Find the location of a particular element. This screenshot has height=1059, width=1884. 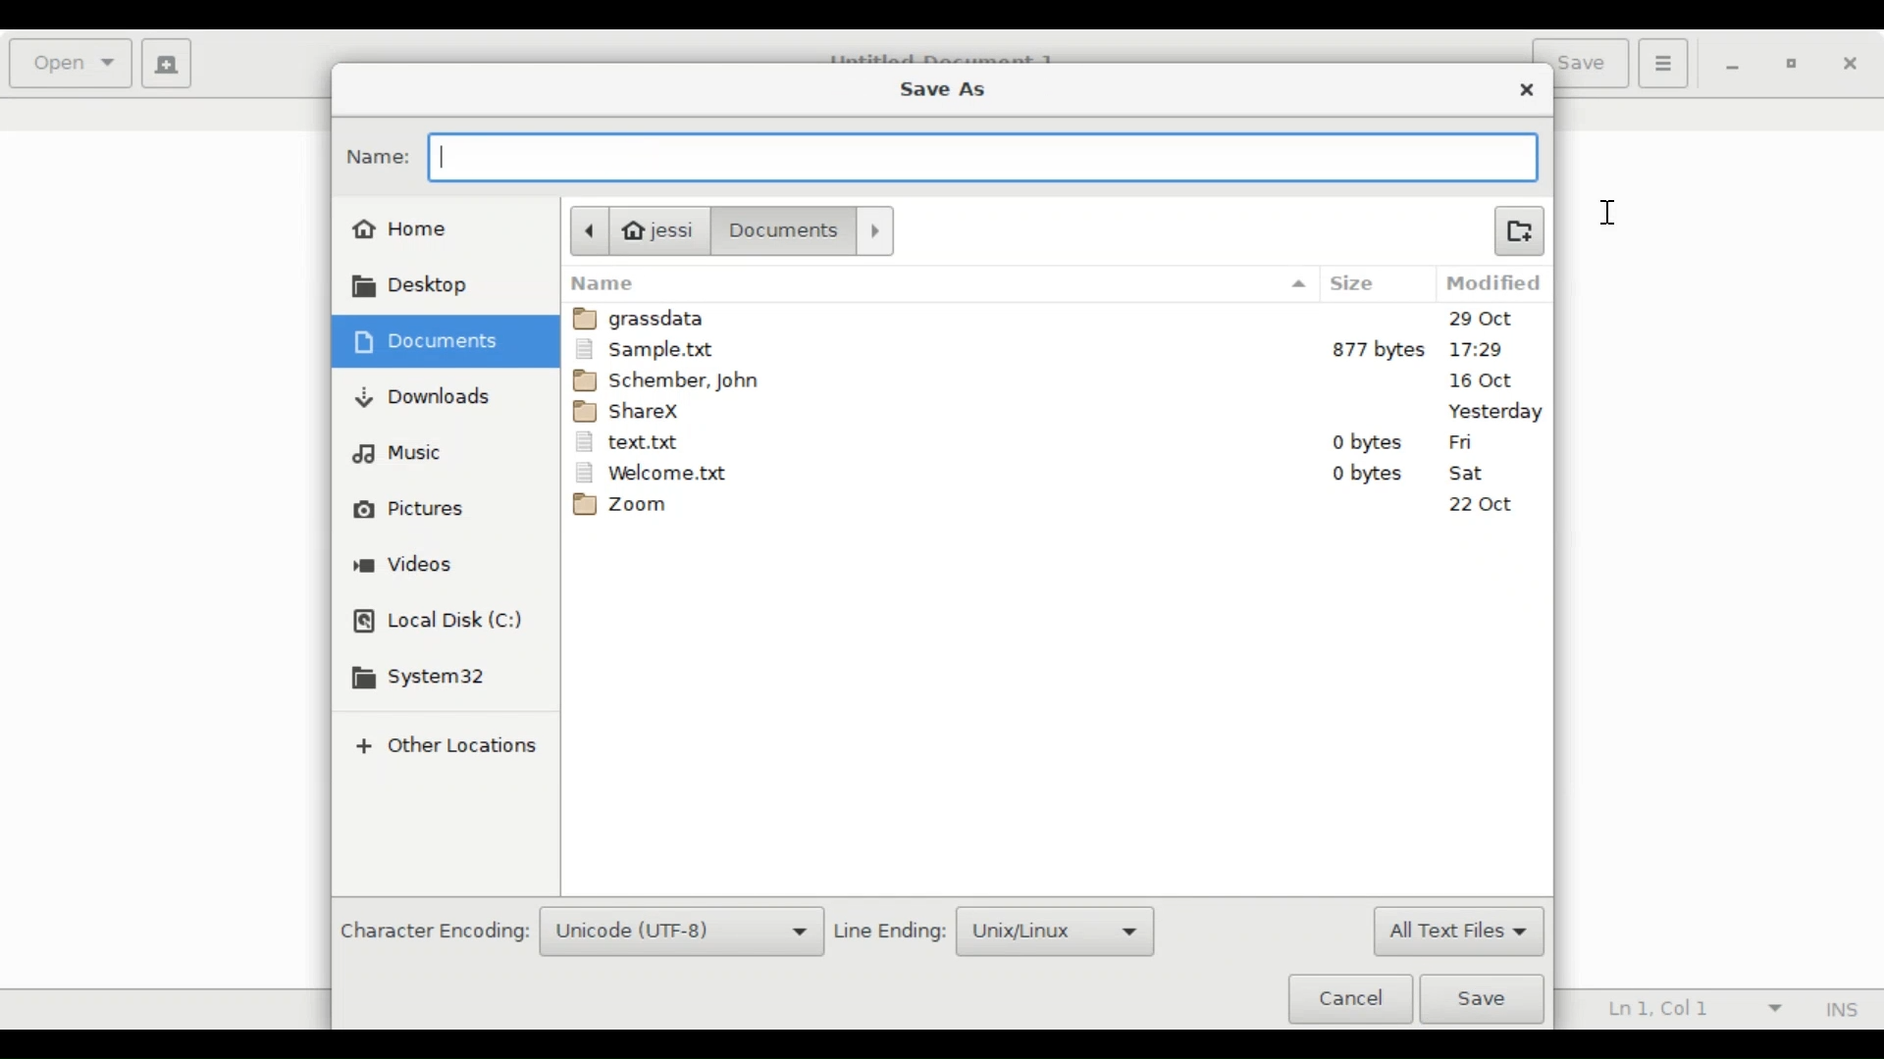

Documents is located at coordinates (808, 230).